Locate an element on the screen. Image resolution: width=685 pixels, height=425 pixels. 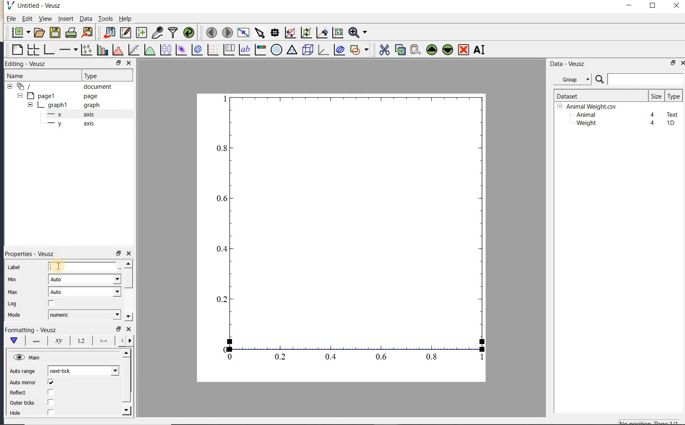
polar graph is located at coordinates (276, 50).